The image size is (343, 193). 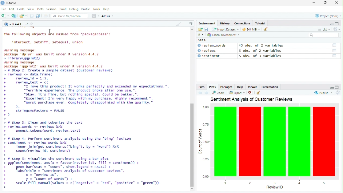 What do you see at coordinates (270, 87) in the screenshot?
I see `Presentation` at bounding box center [270, 87].